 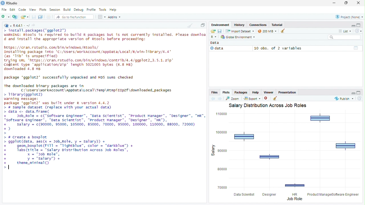 What do you see at coordinates (55, 9) in the screenshot?
I see `Session` at bounding box center [55, 9].